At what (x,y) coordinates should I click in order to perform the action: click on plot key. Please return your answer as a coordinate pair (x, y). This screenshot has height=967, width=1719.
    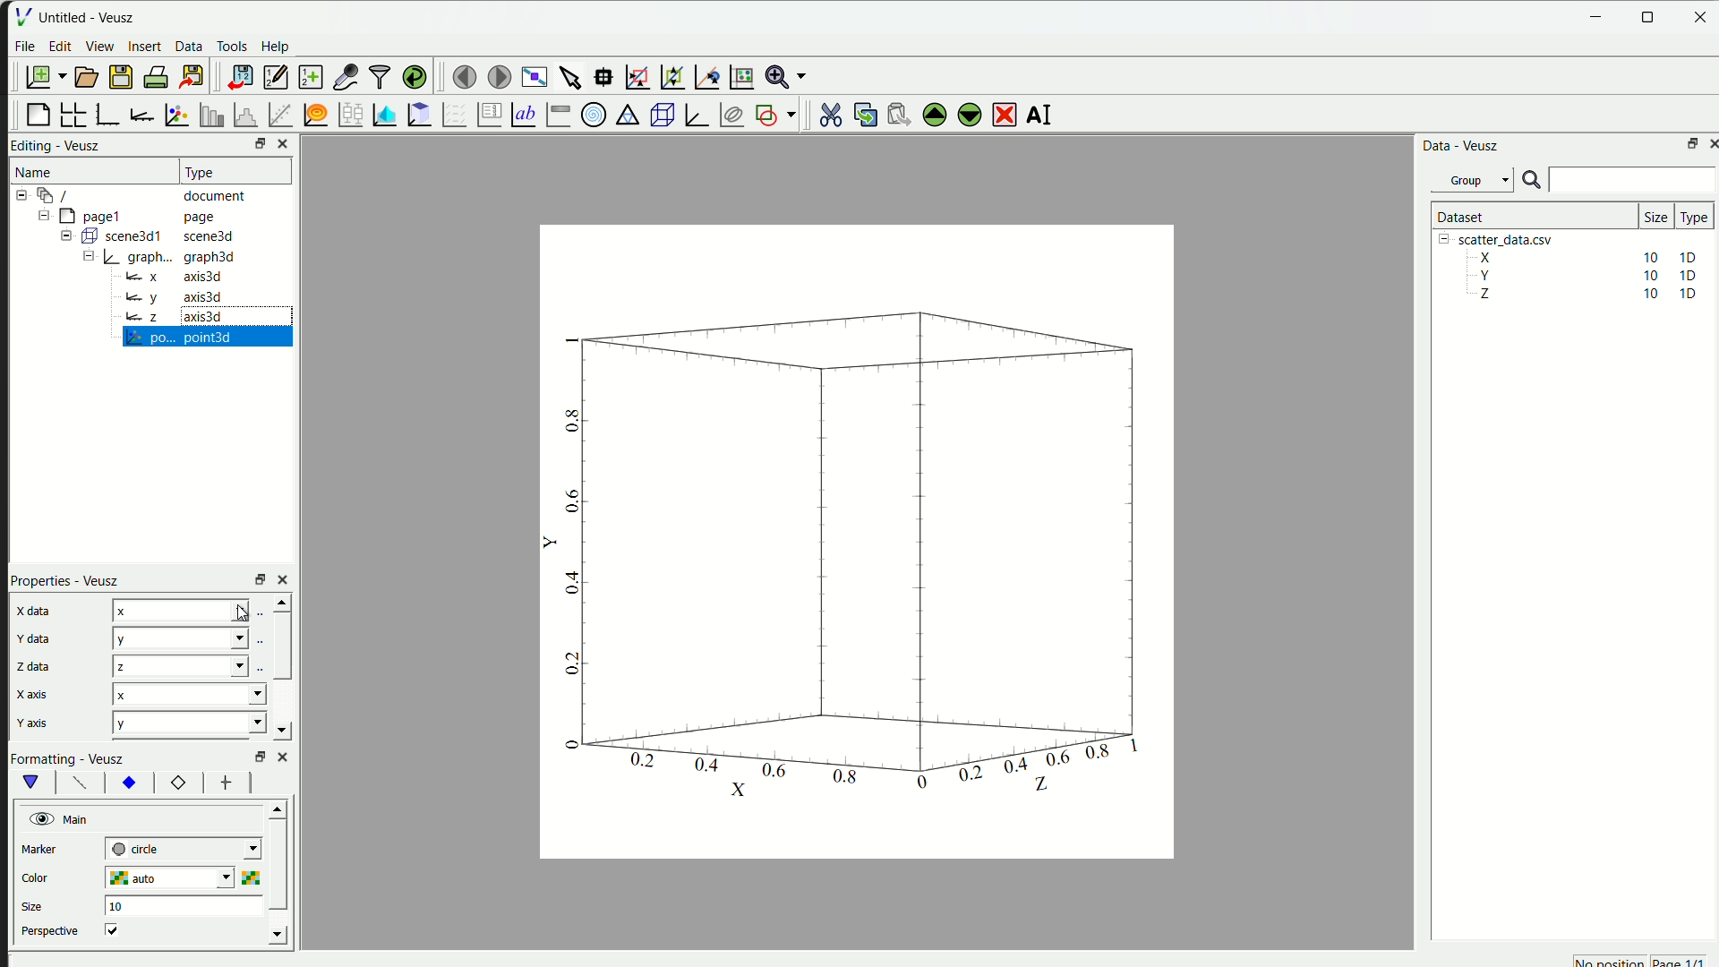
    Looking at the image, I should click on (485, 116).